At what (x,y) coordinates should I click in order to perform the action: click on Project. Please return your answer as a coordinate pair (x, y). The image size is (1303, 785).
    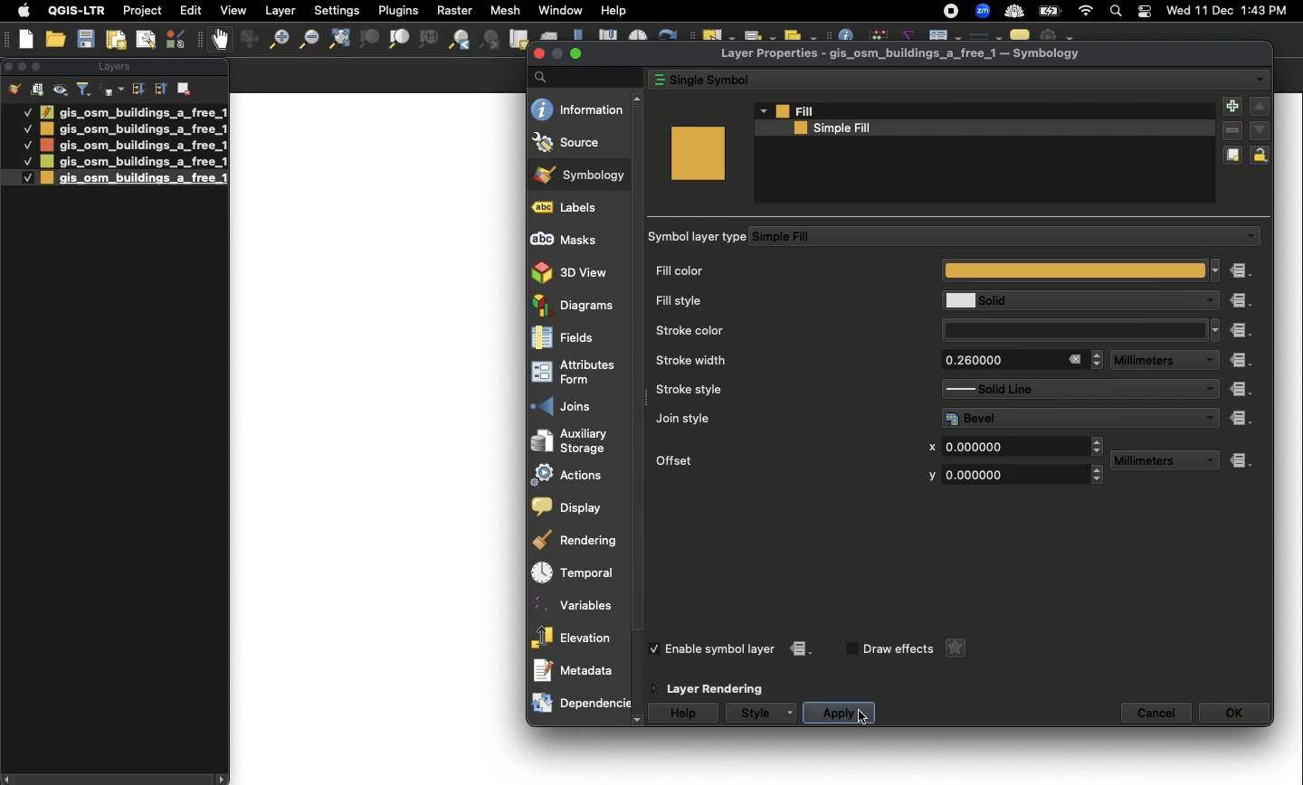
    Looking at the image, I should click on (142, 12).